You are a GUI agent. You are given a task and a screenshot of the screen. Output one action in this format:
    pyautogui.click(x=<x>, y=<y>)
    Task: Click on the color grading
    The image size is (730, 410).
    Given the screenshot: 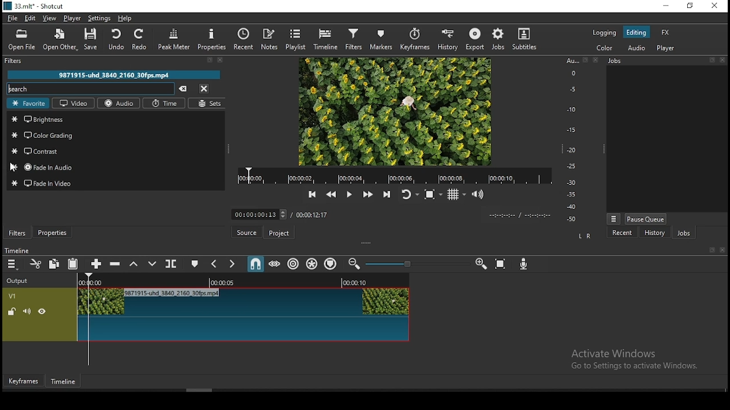 What is the action you would take?
    pyautogui.click(x=116, y=135)
    